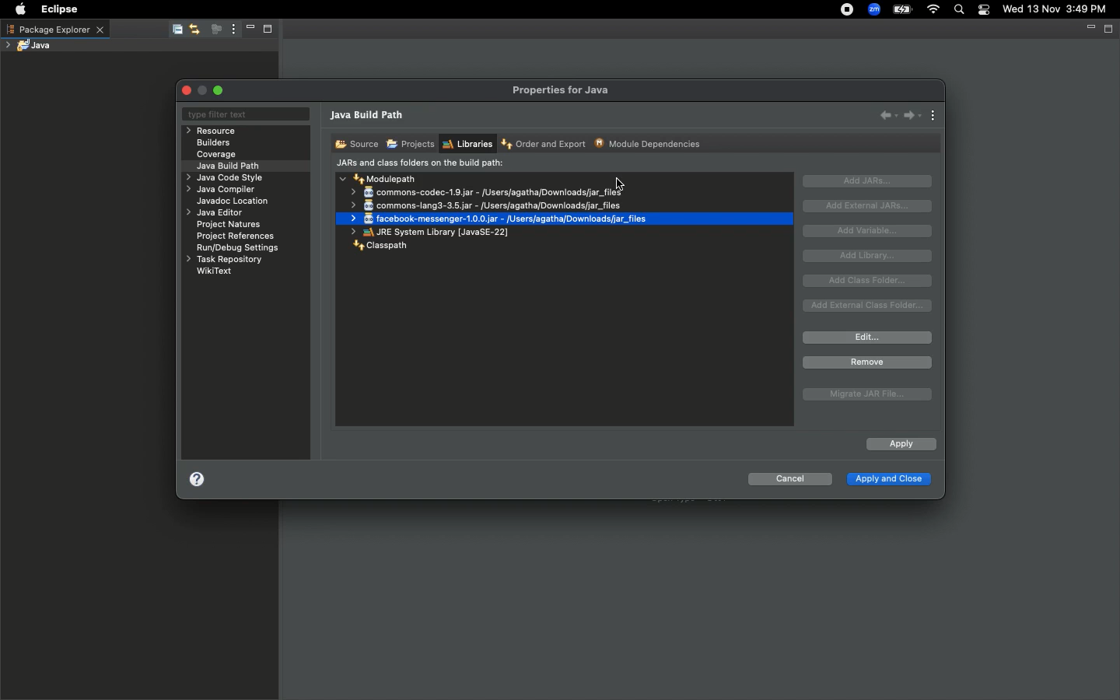 The width and height of the screenshot is (1120, 700). I want to click on Apple logo, so click(20, 9).